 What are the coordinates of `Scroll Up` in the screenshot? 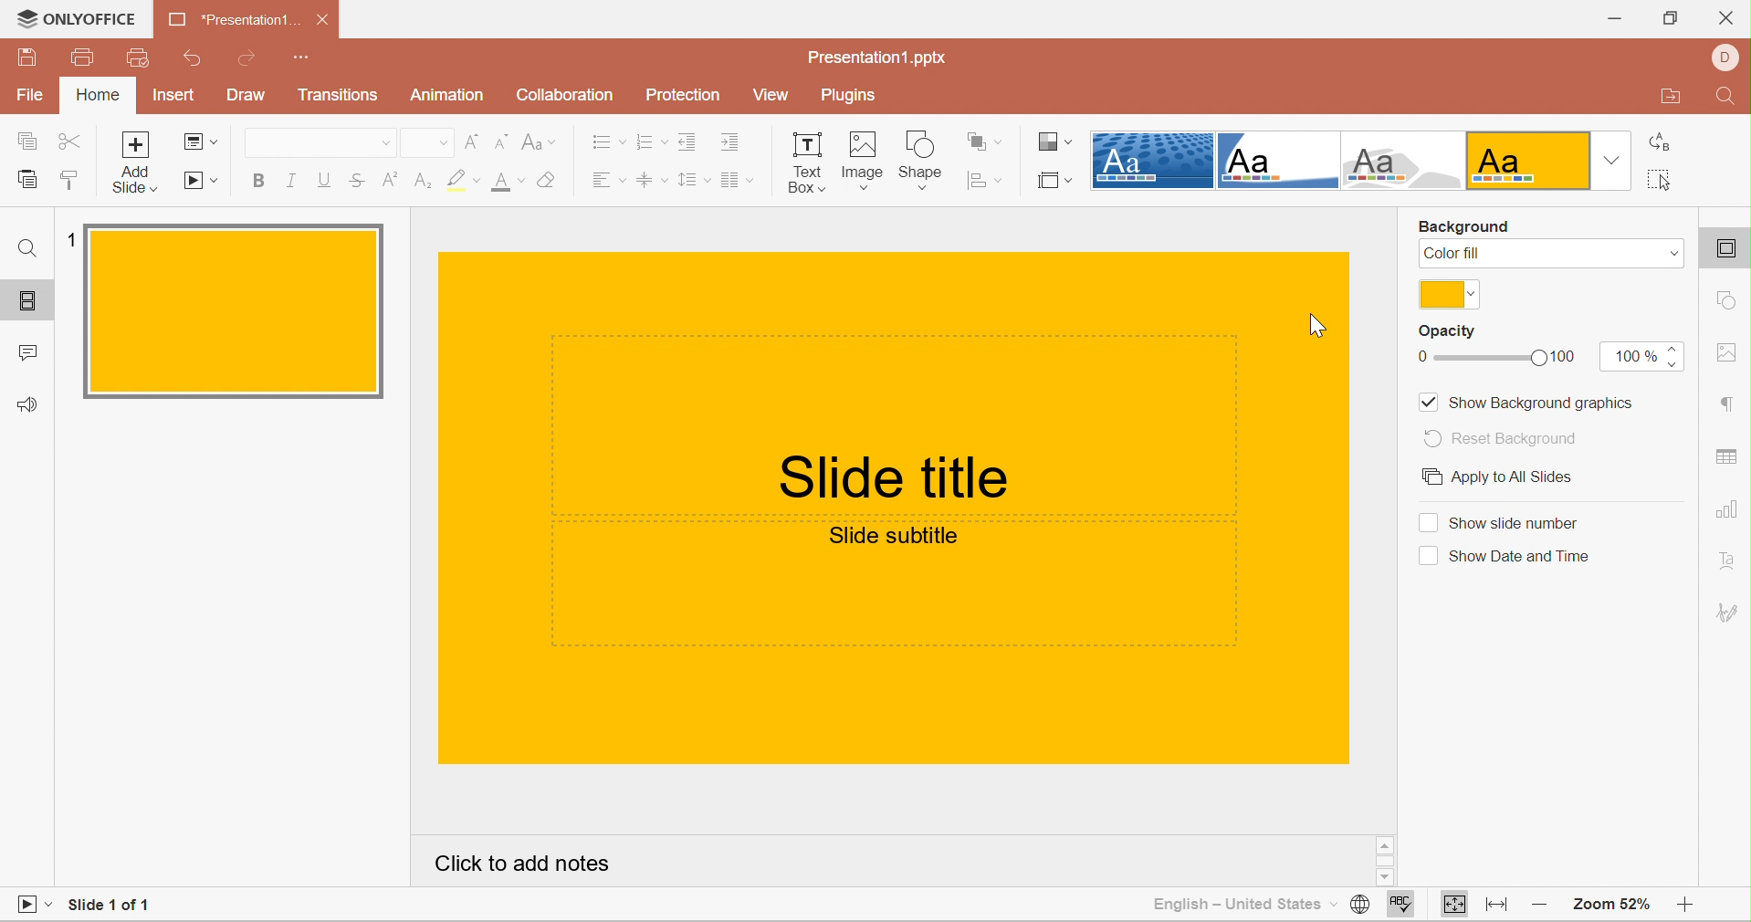 It's located at (1688, 843).